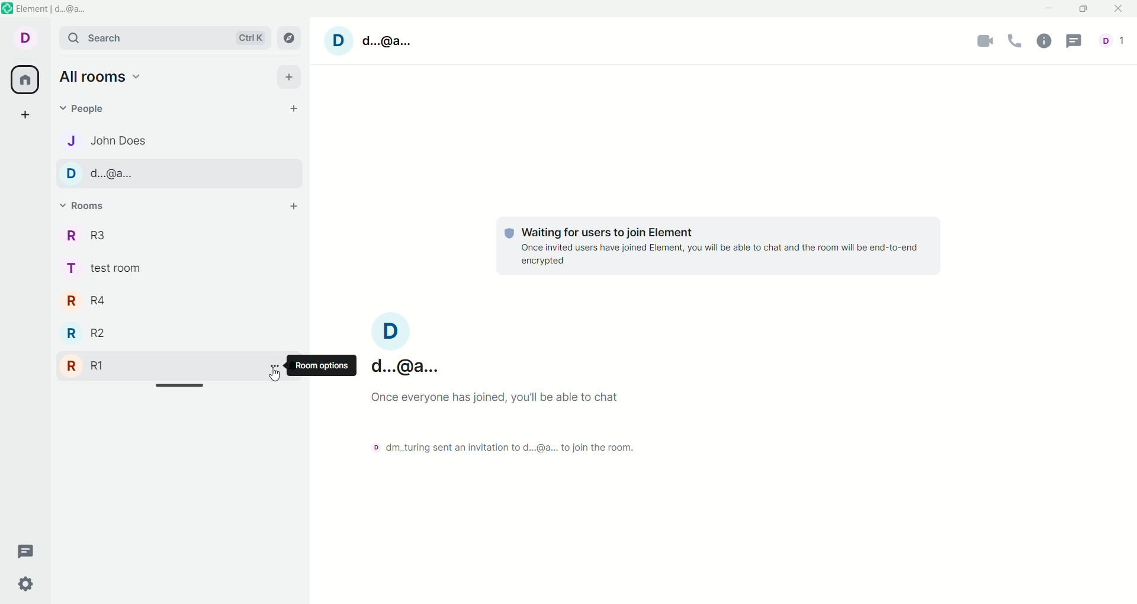 The width and height of the screenshot is (1137, 604). I want to click on close, so click(1117, 9).